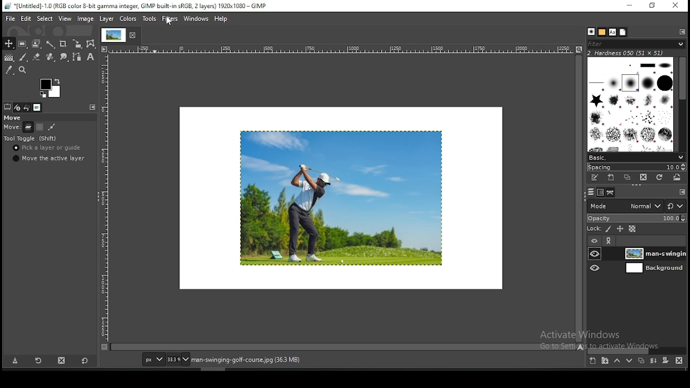 This screenshot has width=690, height=388. What do you see at coordinates (617, 361) in the screenshot?
I see `move layer one step up` at bounding box center [617, 361].